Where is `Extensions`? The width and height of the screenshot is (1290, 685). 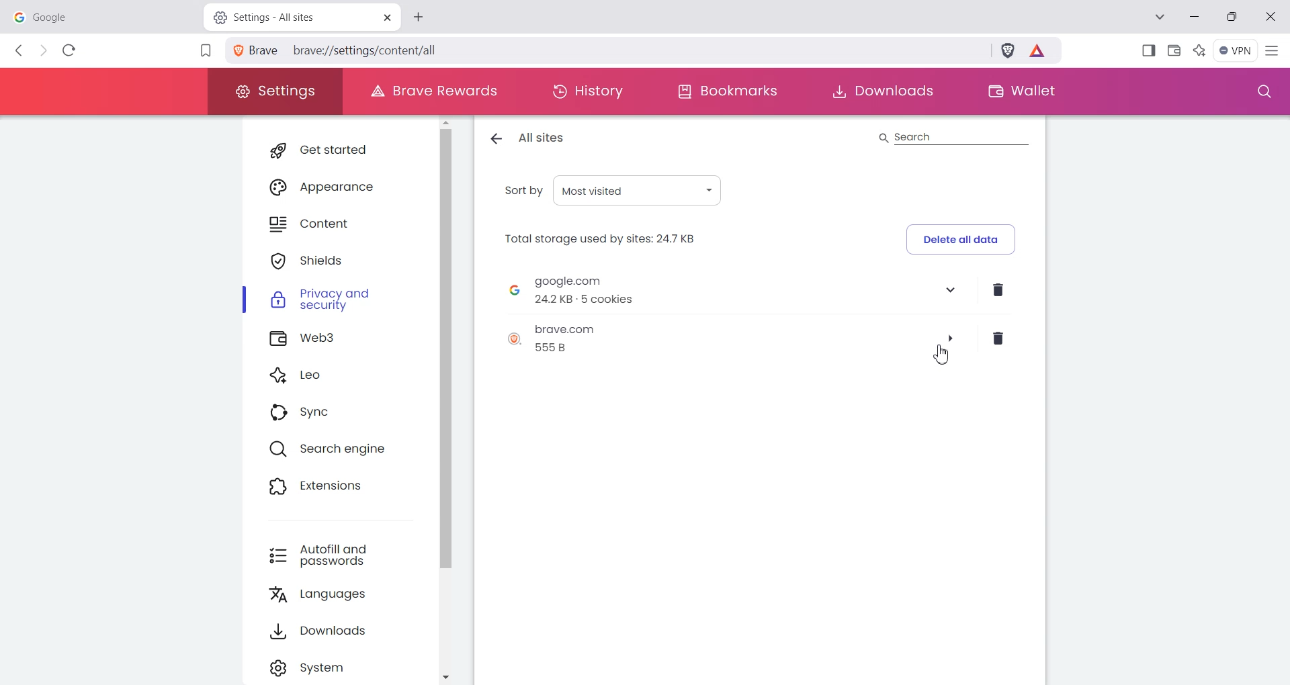
Extensions is located at coordinates (330, 488).